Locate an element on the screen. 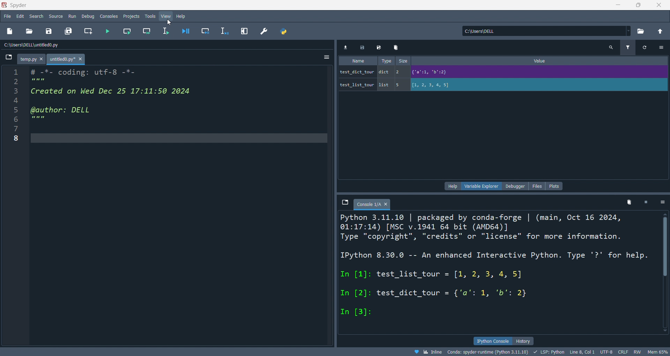 Image resolution: width=670 pixels, height=356 pixels. options is located at coordinates (662, 202).